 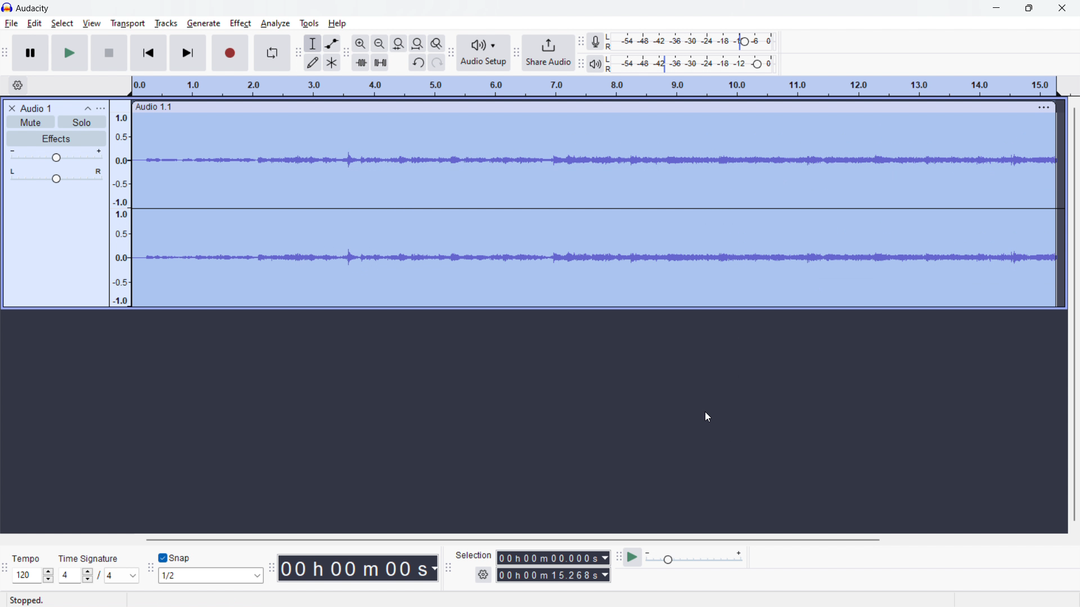 What do you see at coordinates (109, 53) in the screenshot?
I see `stop` at bounding box center [109, 53].